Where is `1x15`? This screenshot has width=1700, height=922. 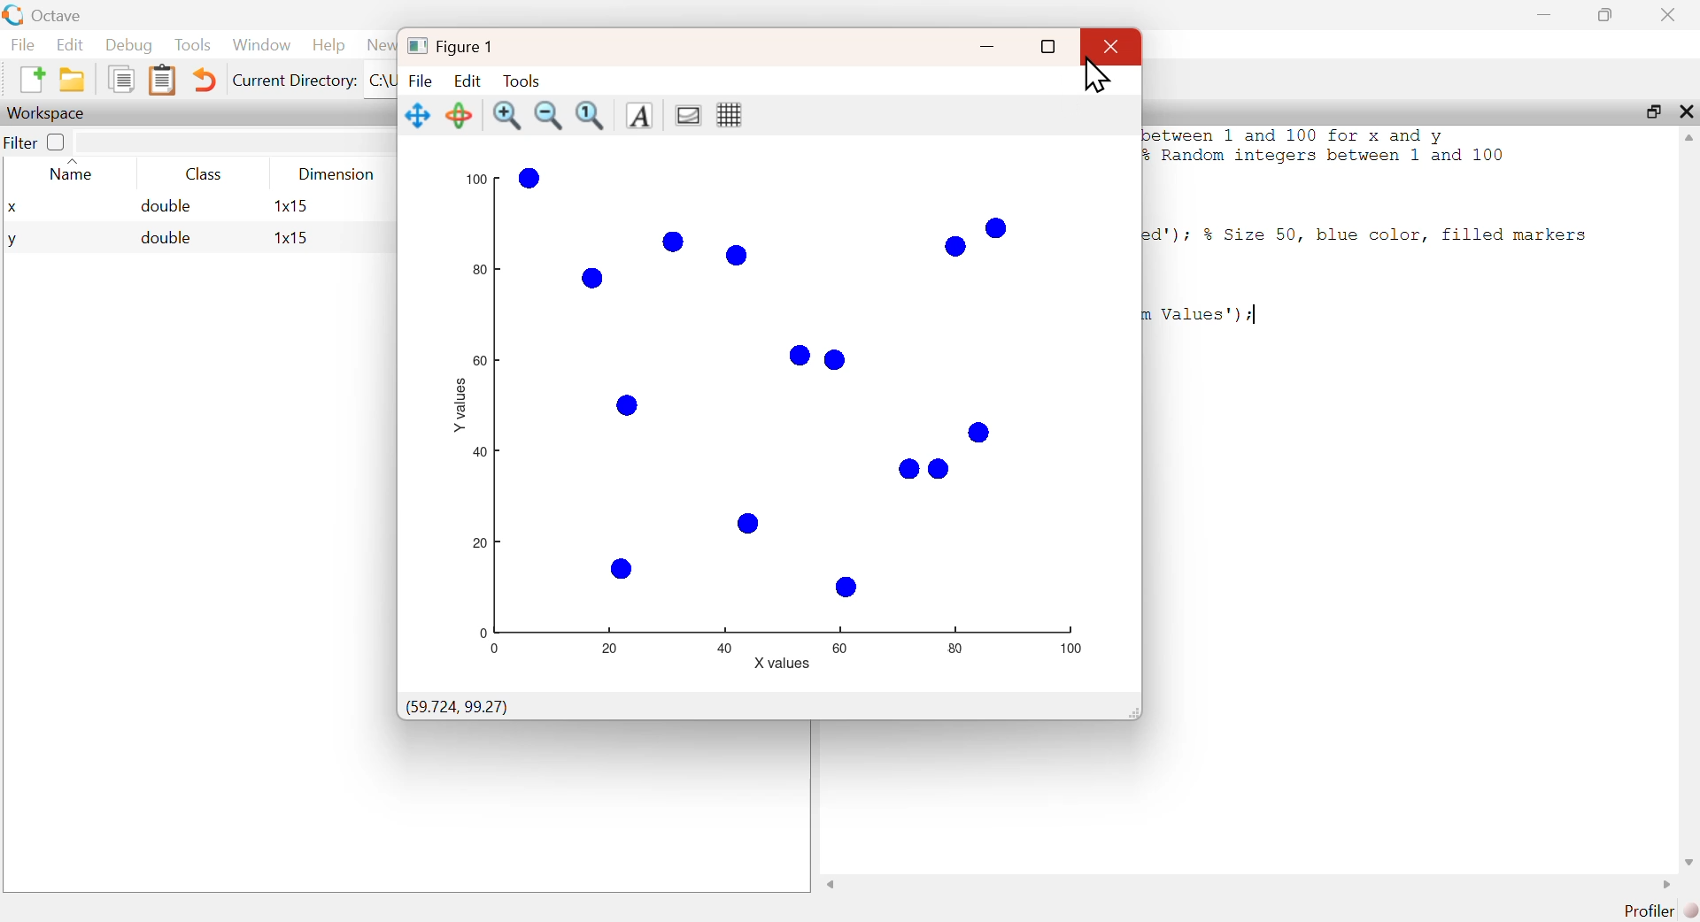
1x15 is located at coordinates (290, 205).